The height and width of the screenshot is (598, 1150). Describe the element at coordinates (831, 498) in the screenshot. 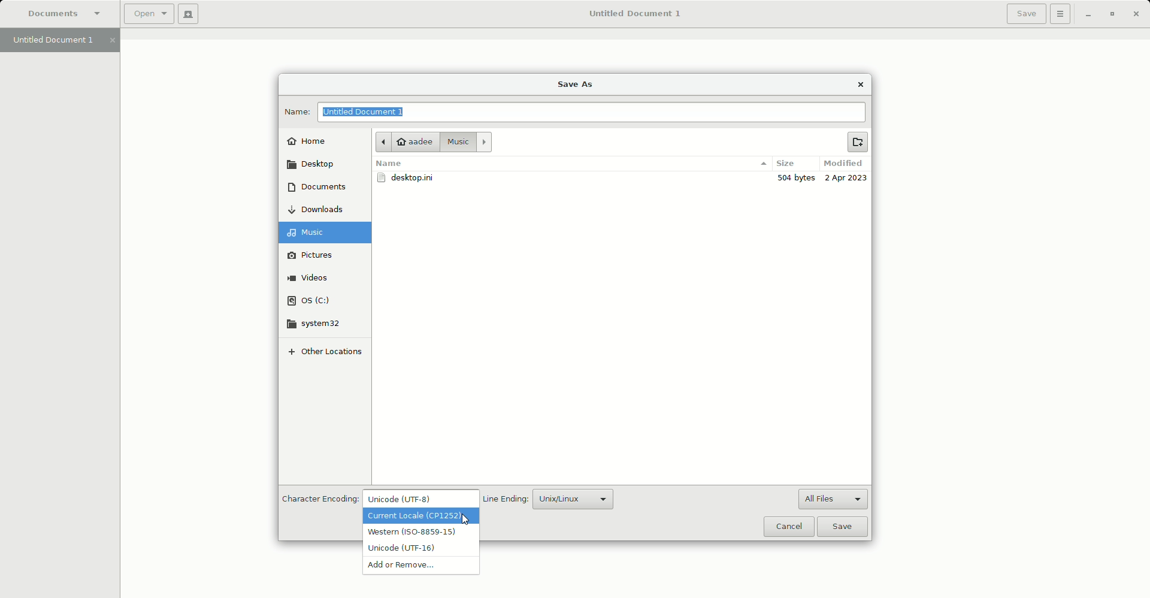

I see `All files` at that location.